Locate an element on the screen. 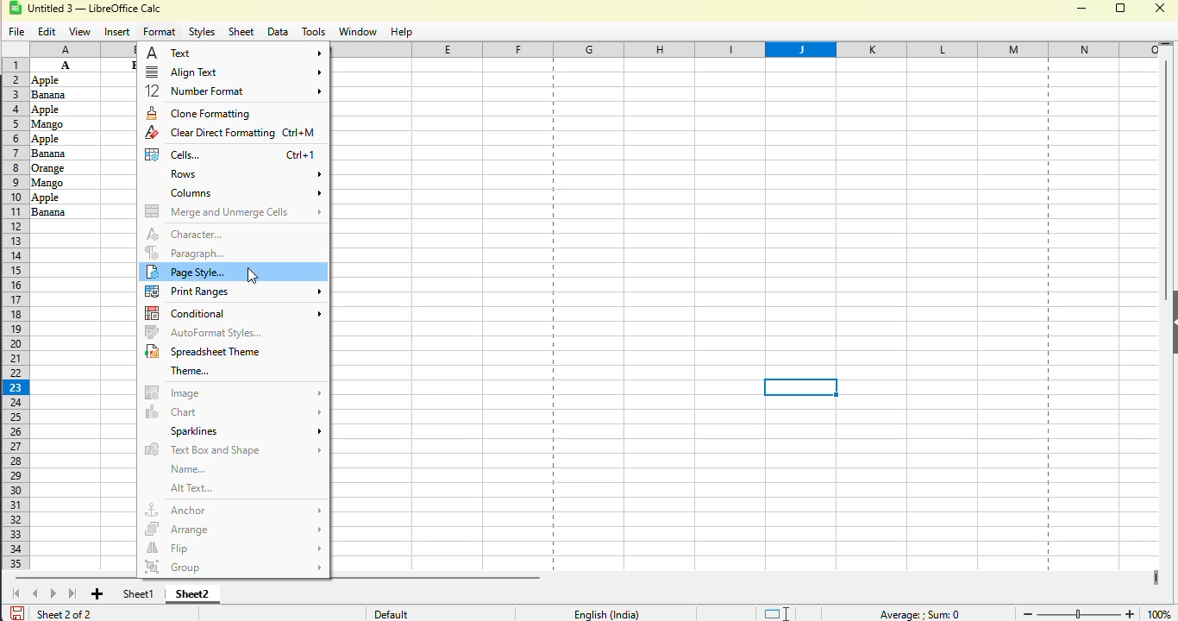 The image size is (1178, 621). active cell is located at coordinates (801, 387).